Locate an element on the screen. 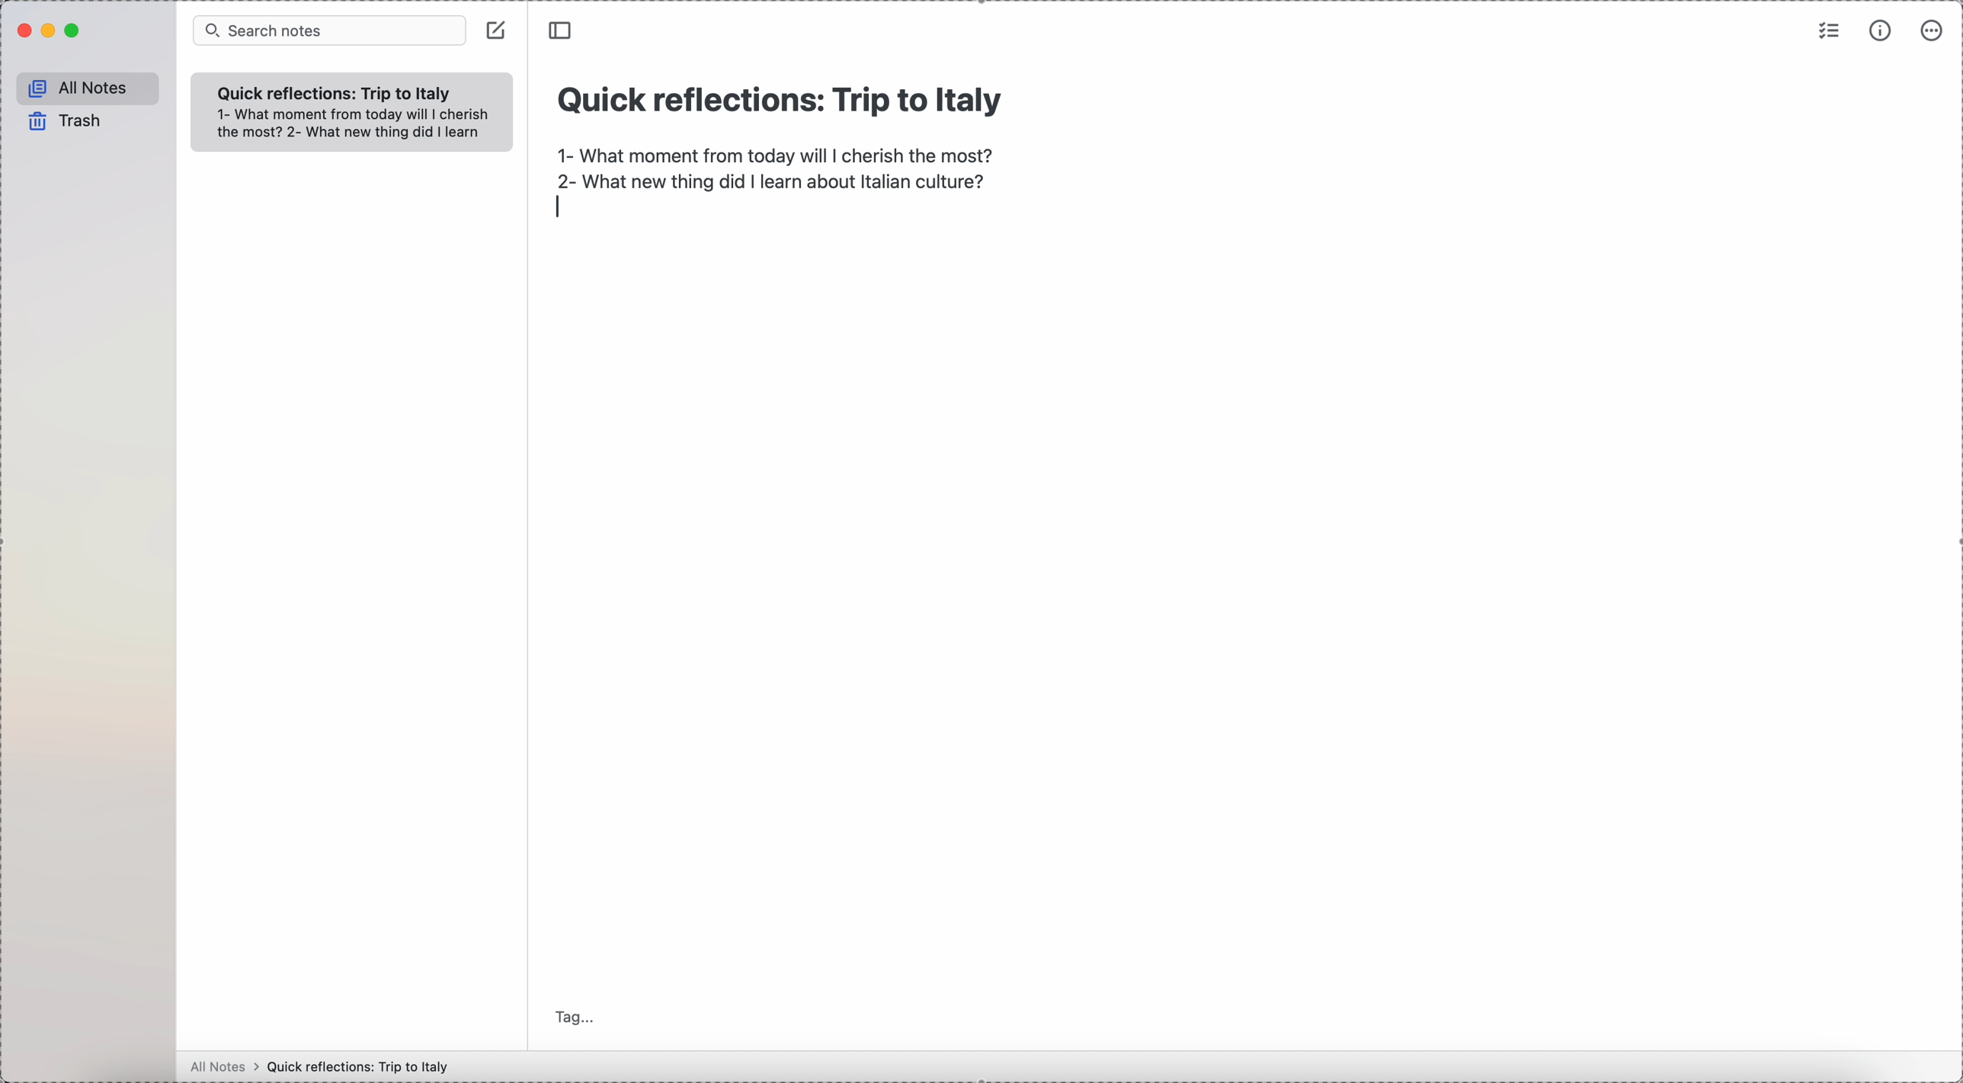  check list is located at coordinates (1830, 30).